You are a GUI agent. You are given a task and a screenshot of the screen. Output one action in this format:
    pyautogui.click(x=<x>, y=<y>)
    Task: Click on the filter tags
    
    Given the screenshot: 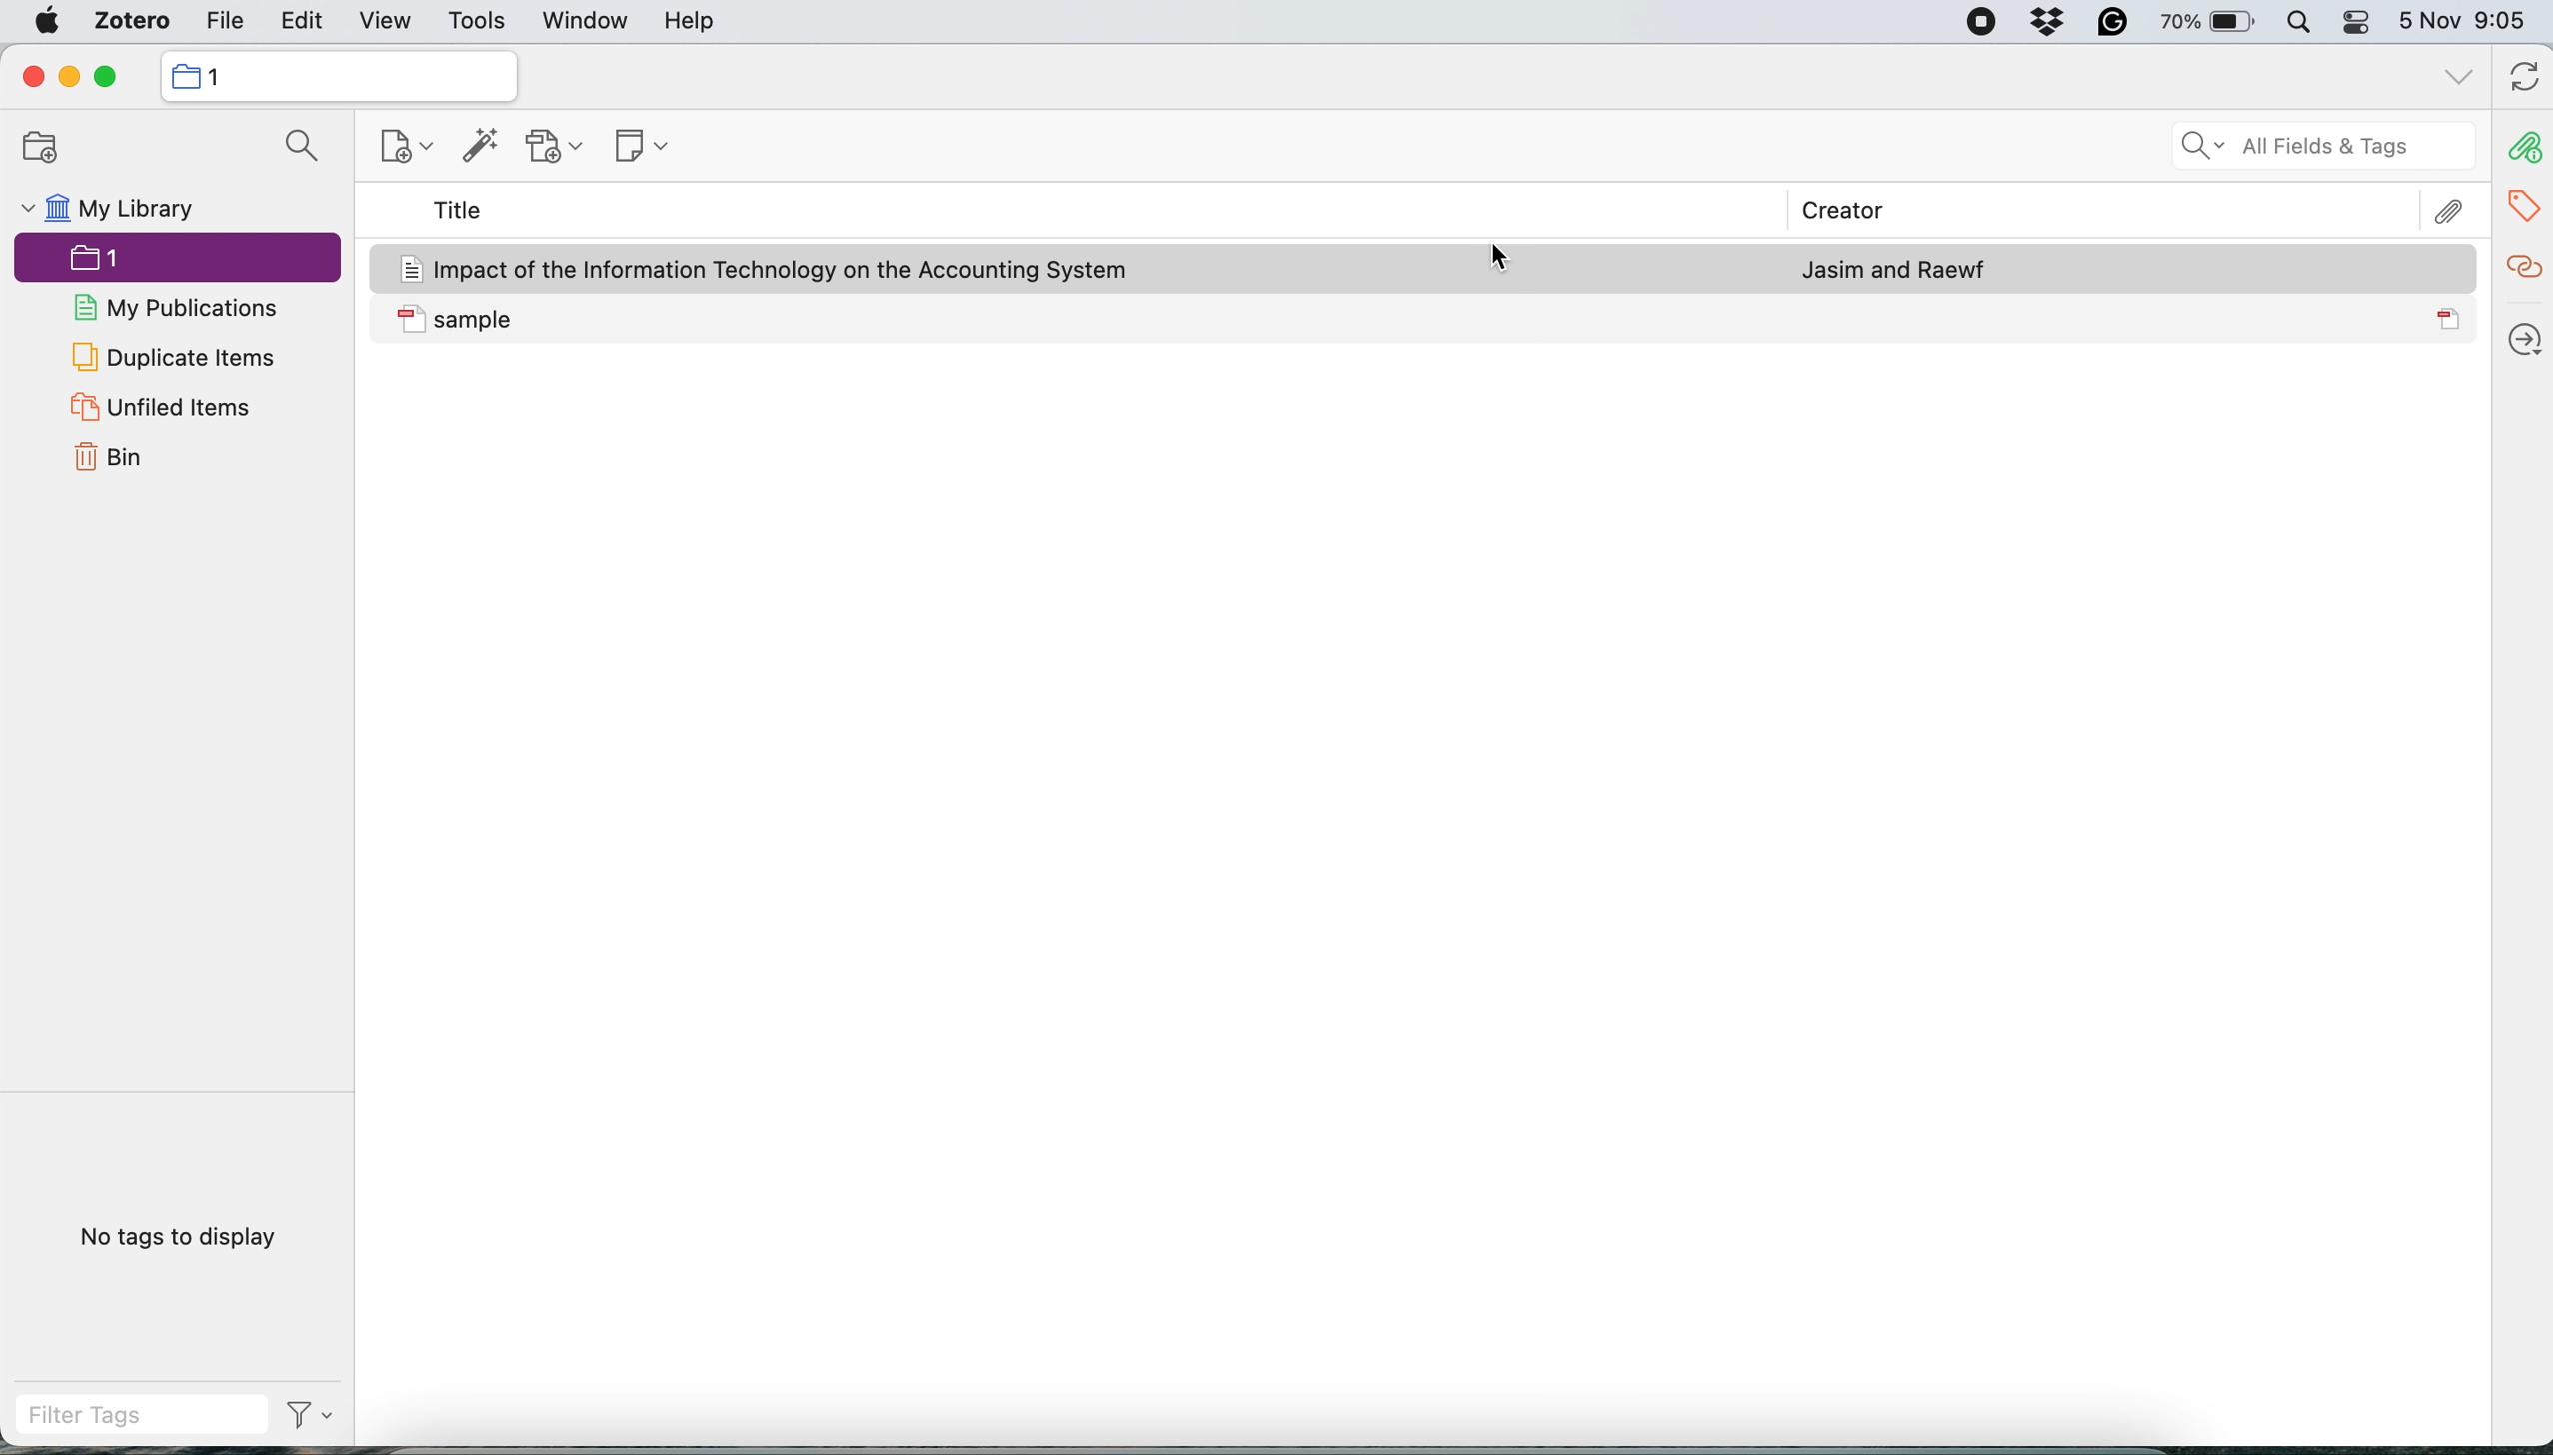 What is the action you would take?
    pyautogui.click(x=175, y=1415)
    